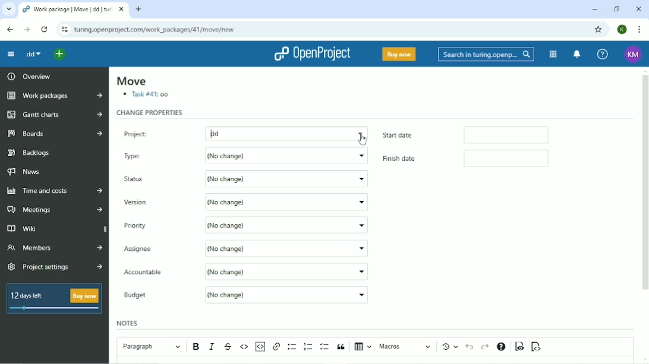 This screenshot has height=364, width=649. What do you see at coordinates (55, 210) in the screenshot?
I see `Meetings` at bounding box center [55, 210].